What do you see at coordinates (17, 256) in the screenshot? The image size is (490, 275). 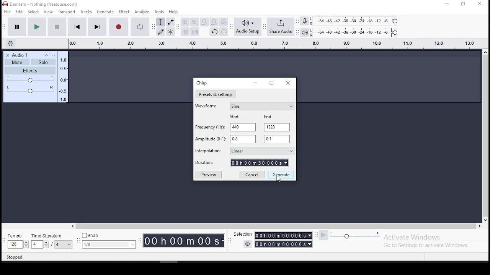 I see `stopped` at bounding box center [17, 256].